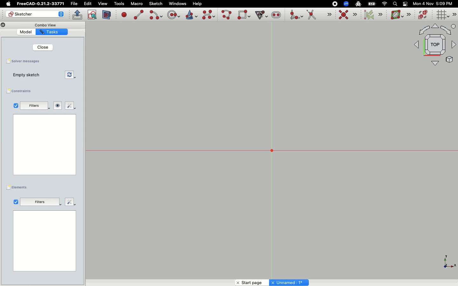  What do you see at coordinates (276, 144) in the screenshot?
I see `Grid` at bounding box center [276, 144].